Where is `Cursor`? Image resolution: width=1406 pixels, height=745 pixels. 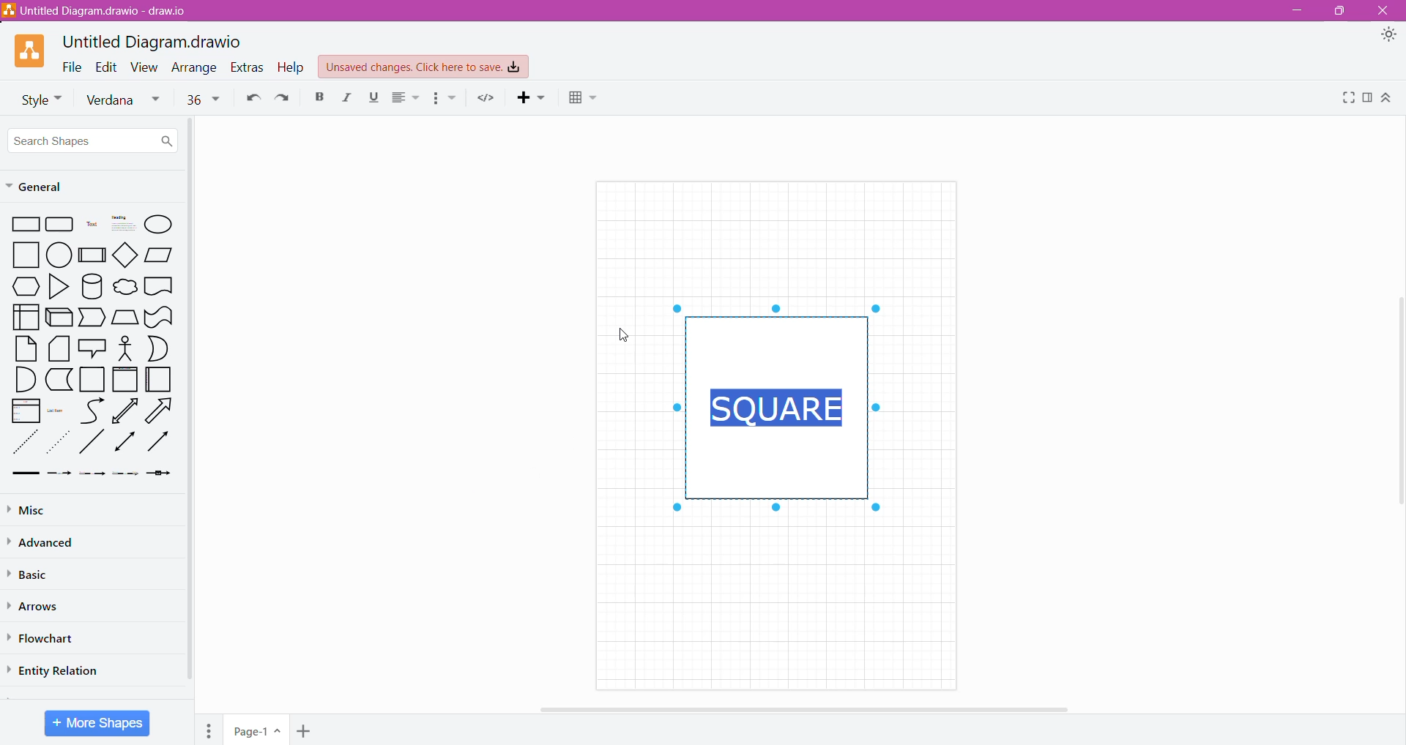 Cursor is located at coordinates (620, 334).